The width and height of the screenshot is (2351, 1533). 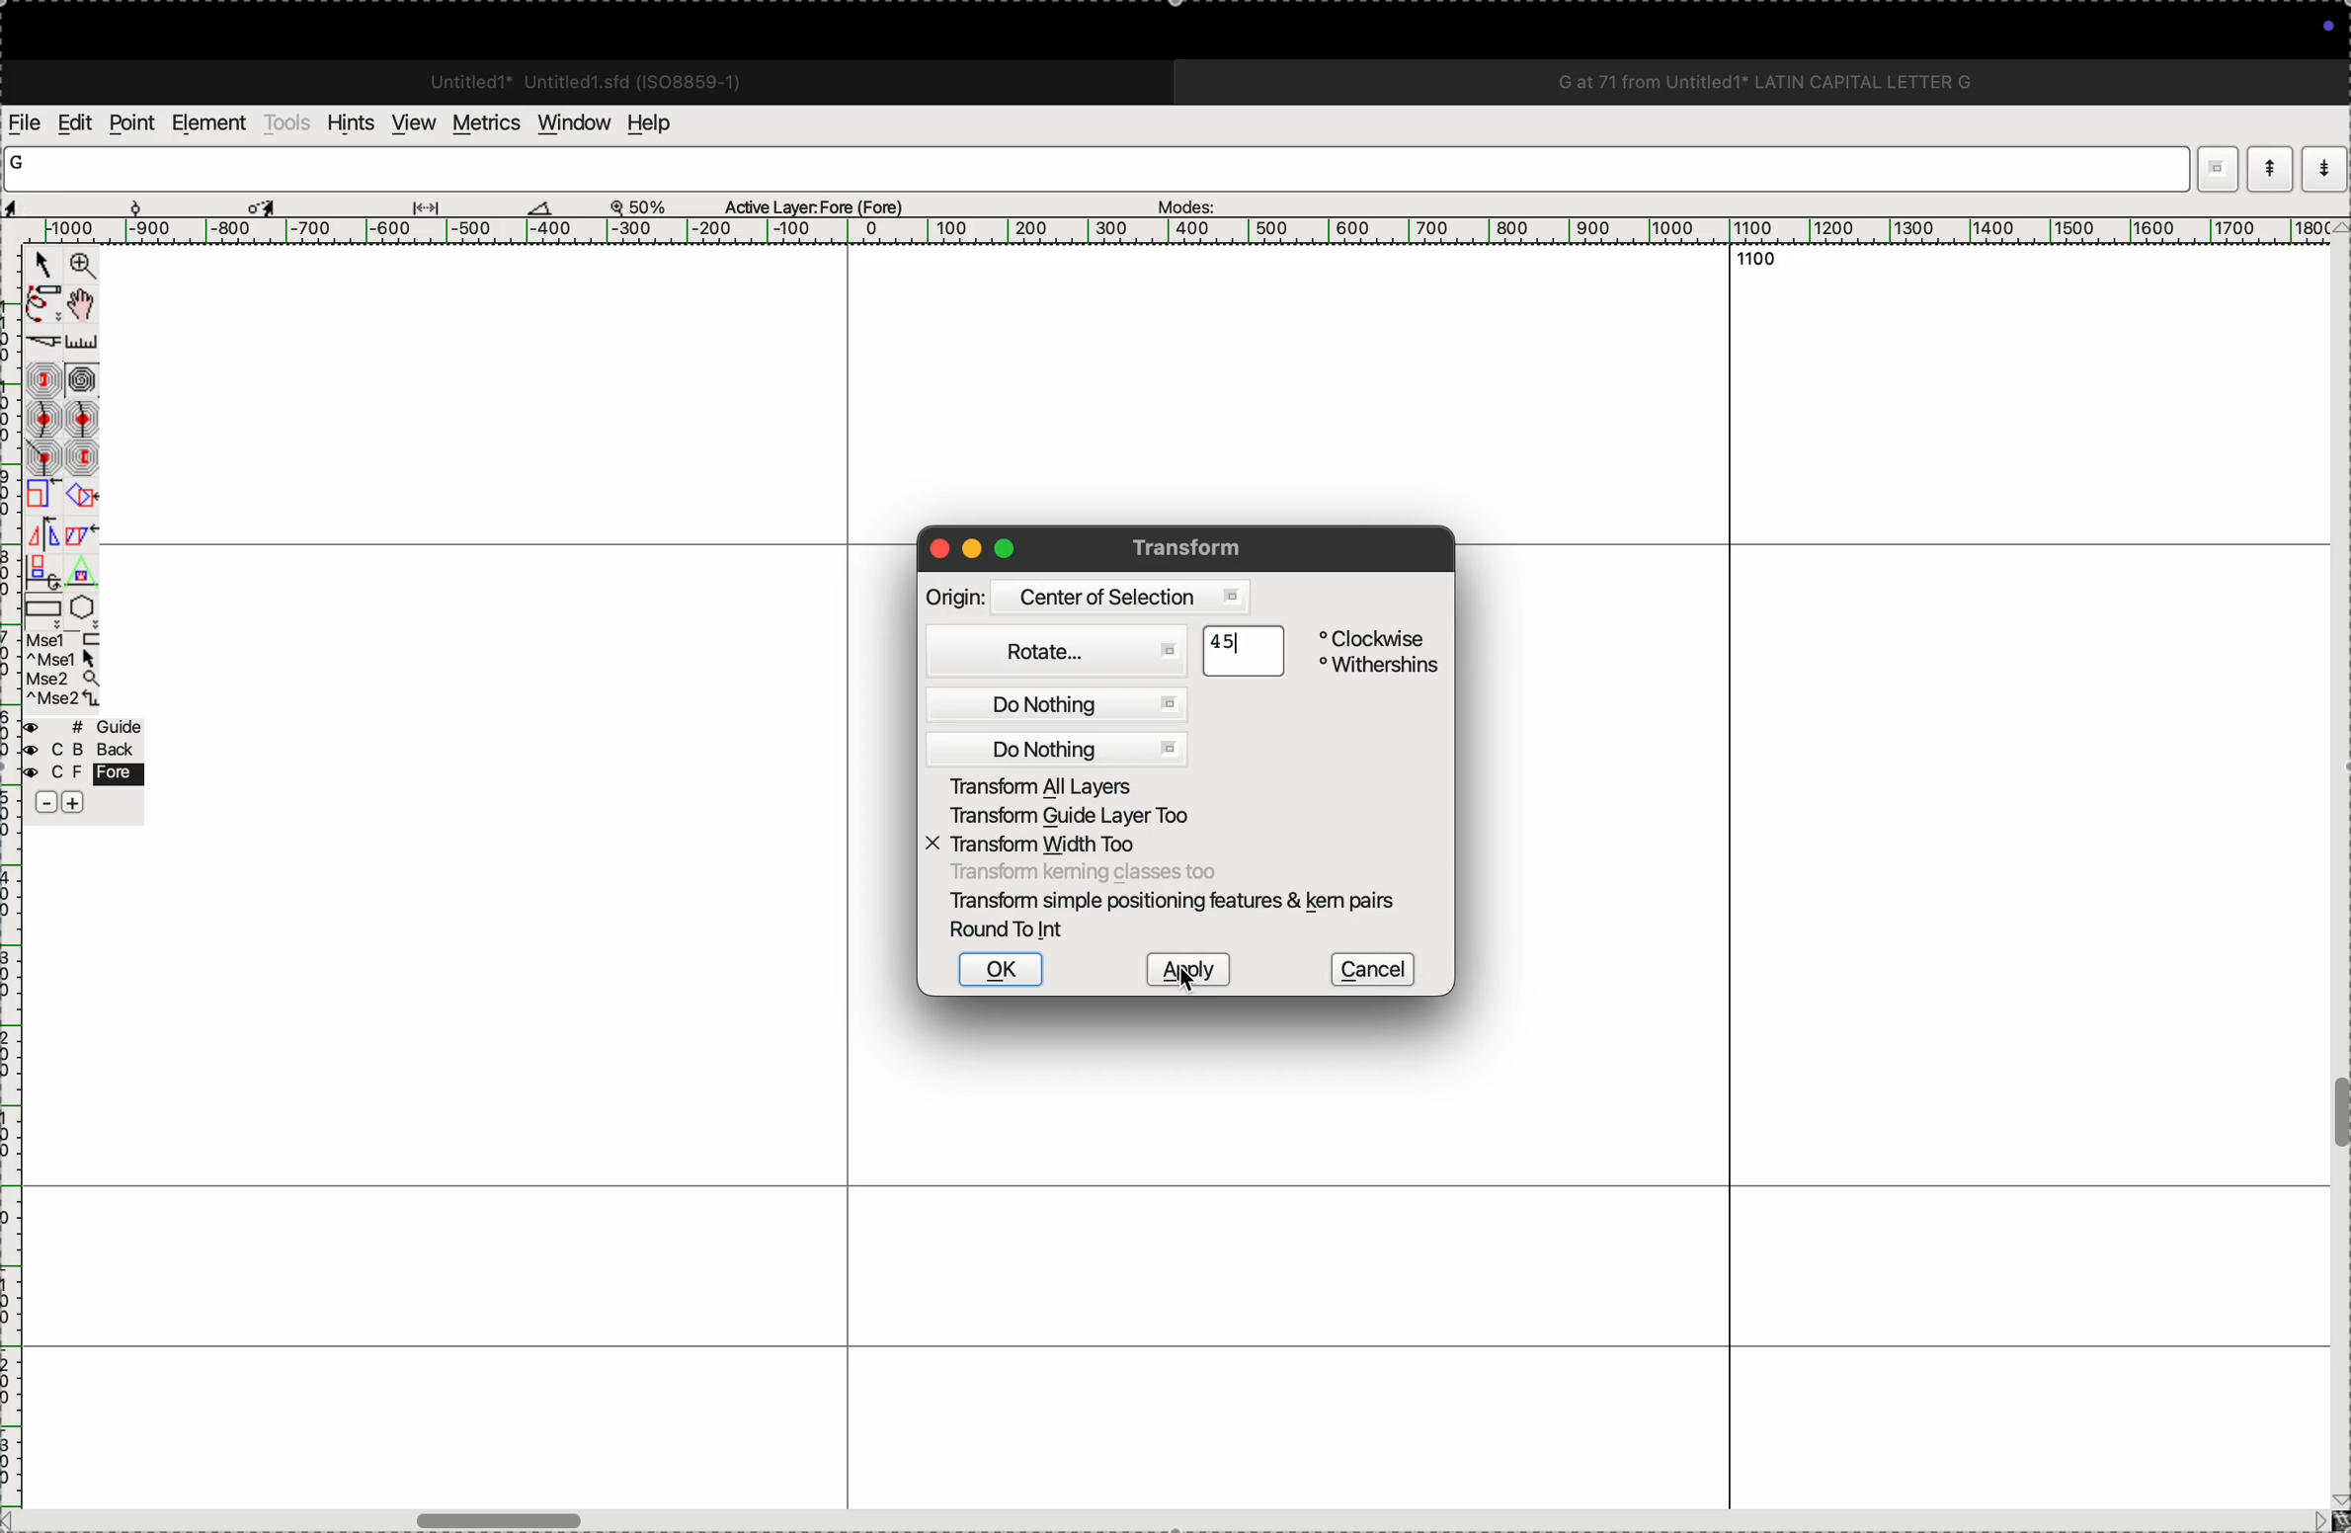 What do you see at coordinates (933, 548) in the screenshot?
I see `close` at bounding box center [933, 548].